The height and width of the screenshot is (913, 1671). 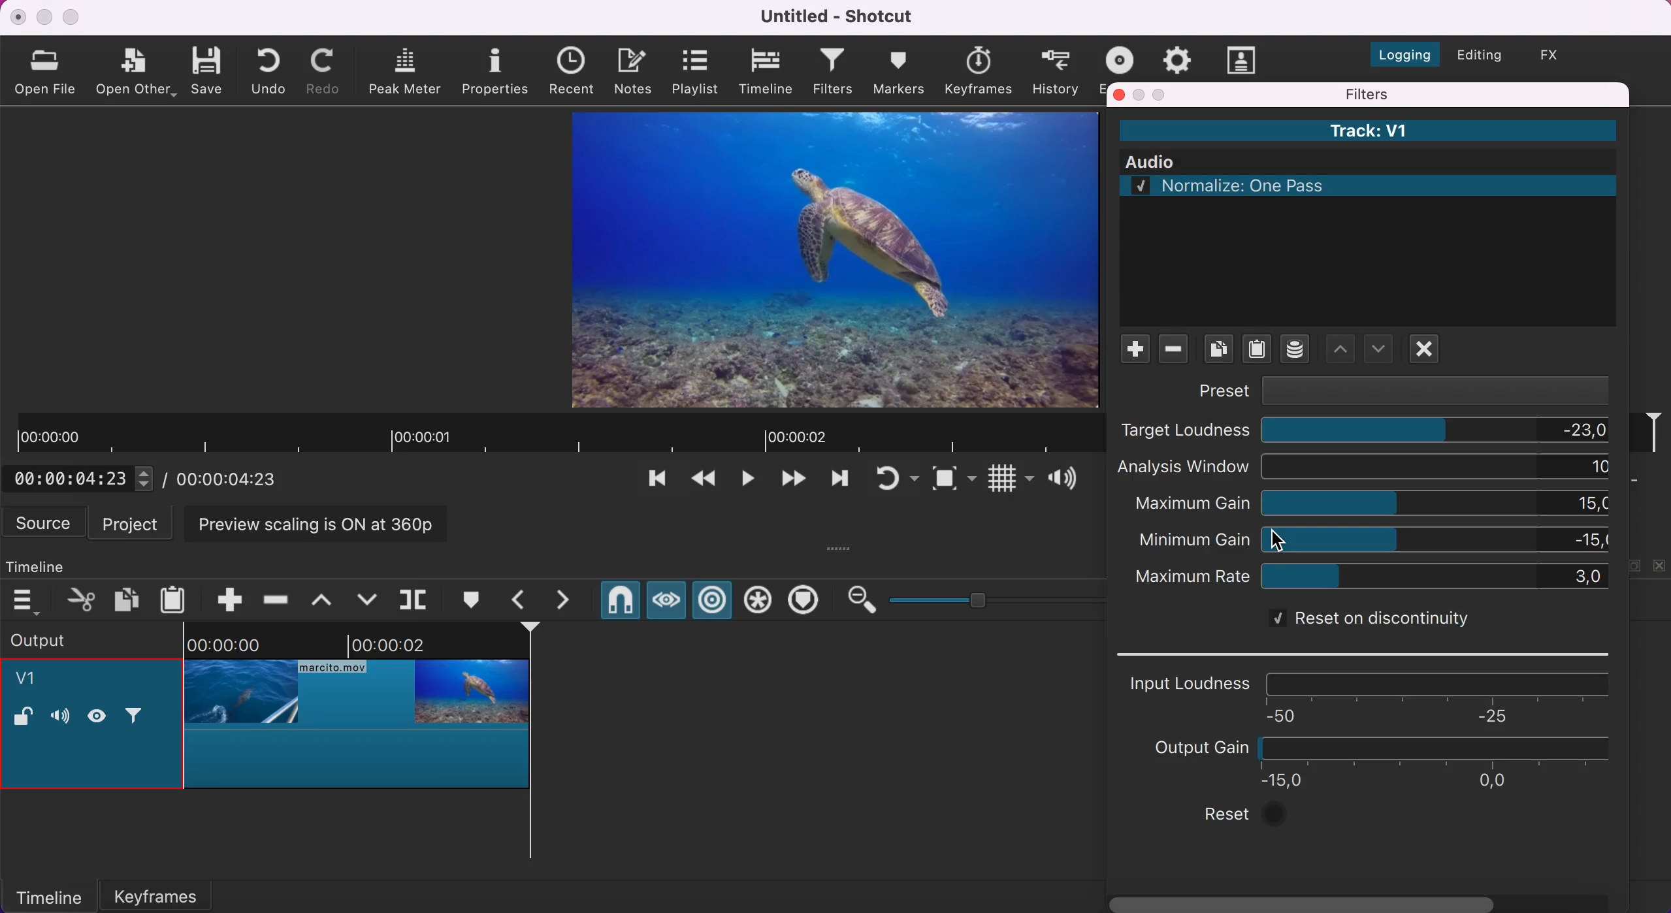 I want to click on skip to the next point, so click(x=792, y=482).